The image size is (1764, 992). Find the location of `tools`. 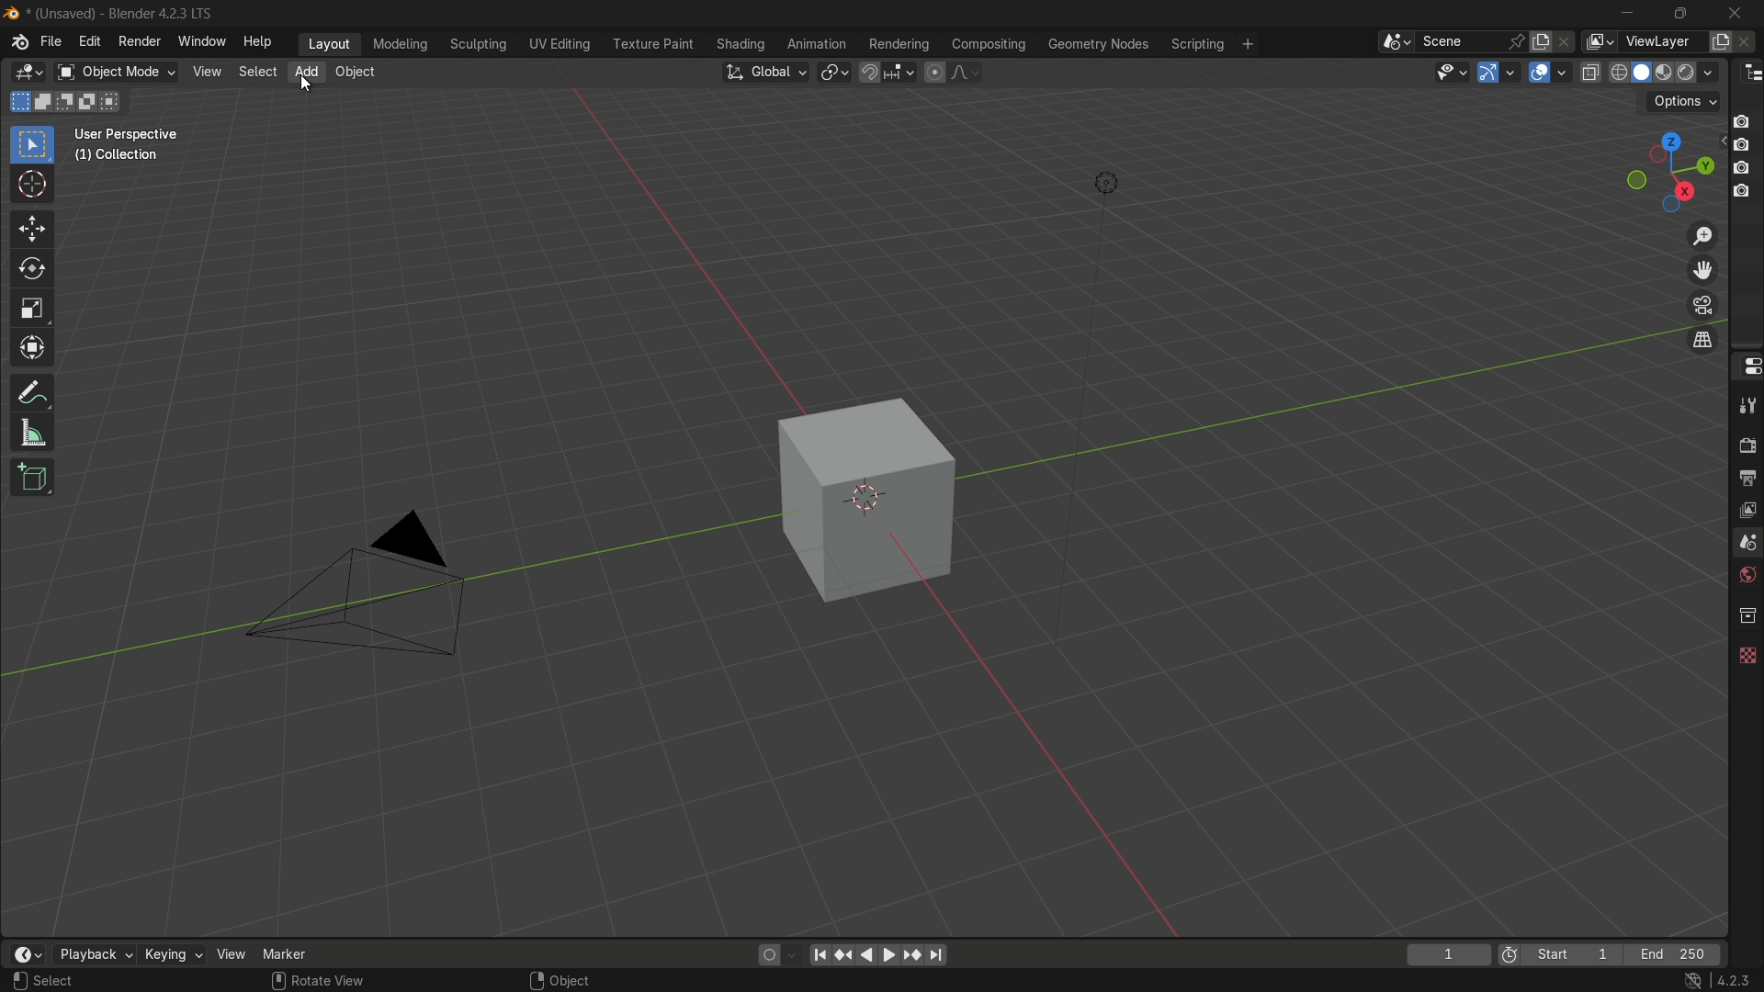

tools is located at coordinates (1746, 402).